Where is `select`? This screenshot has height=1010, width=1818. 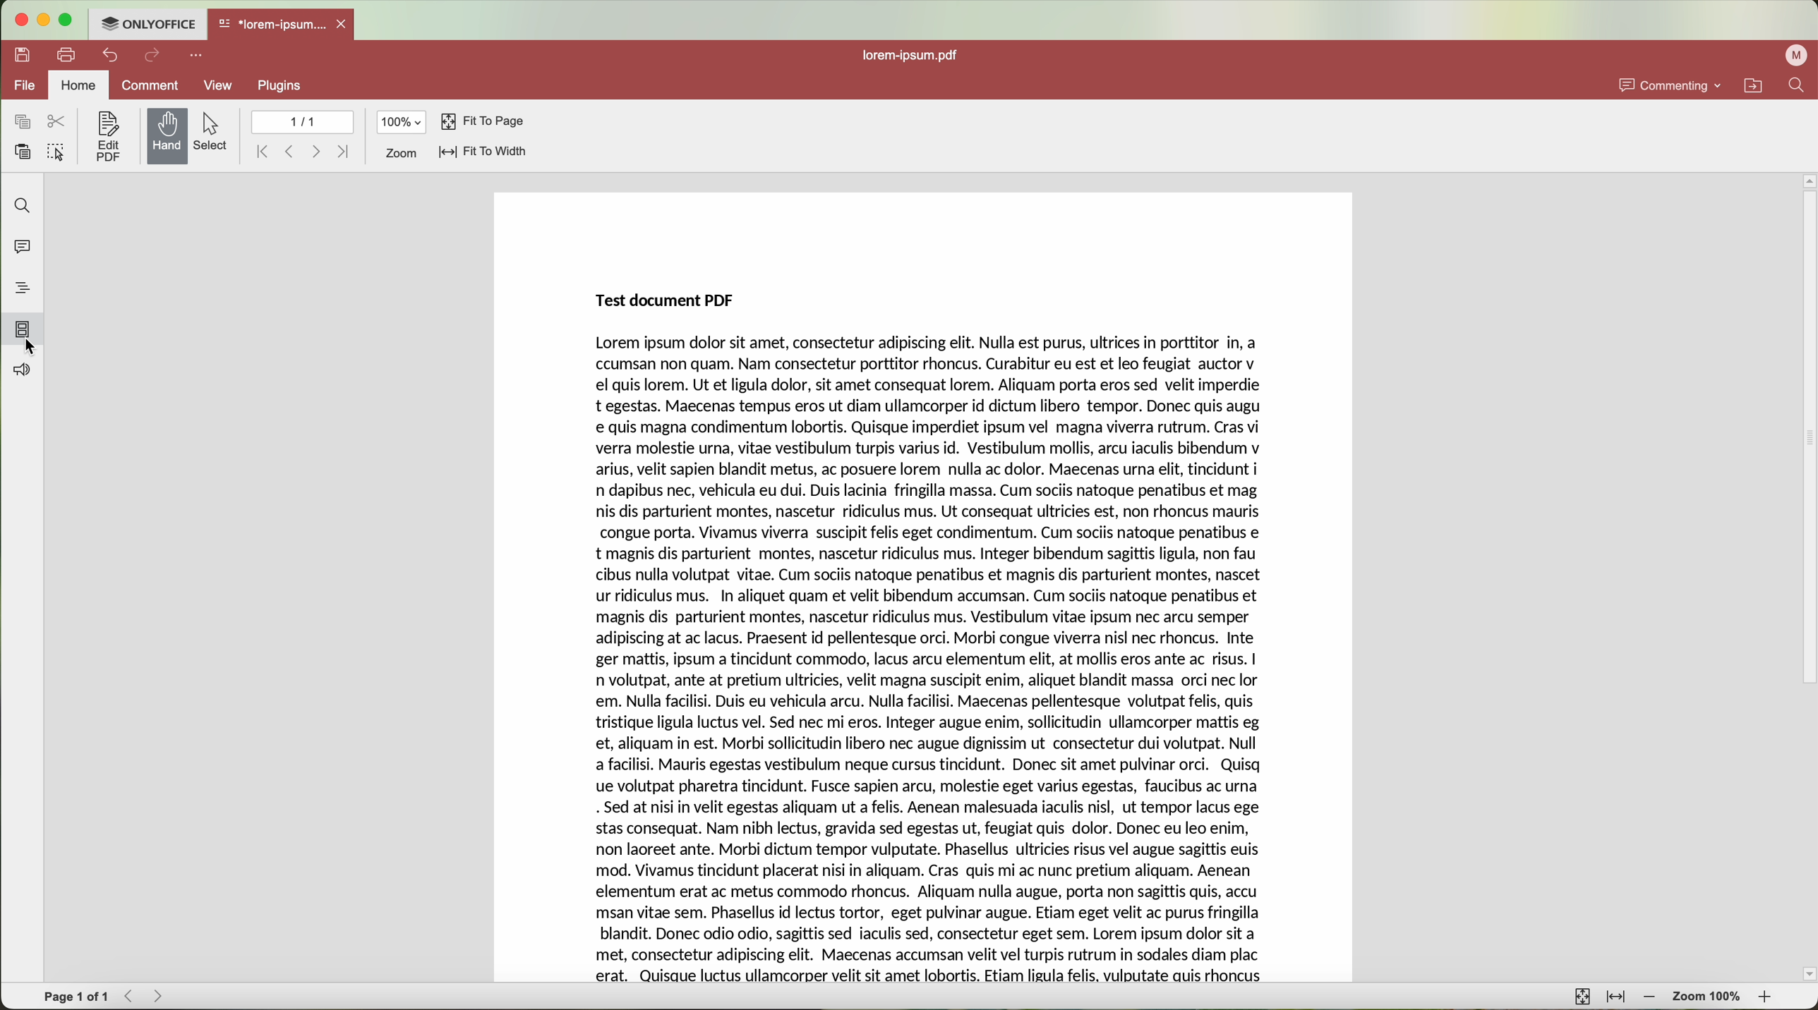 select is located at coordinates (35, 348).